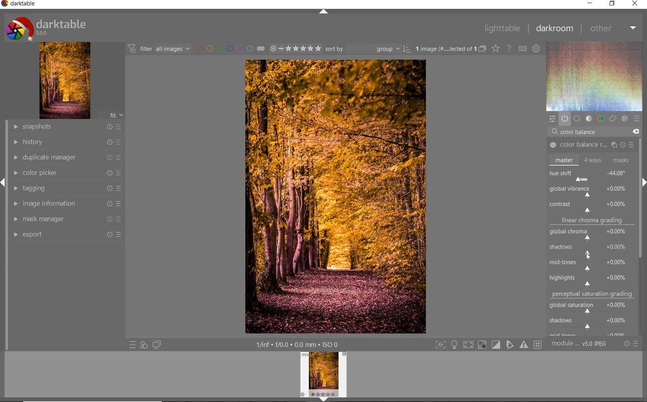 This screenshot has height=402, width=647. I want to click on wave form, so click(594, 76).